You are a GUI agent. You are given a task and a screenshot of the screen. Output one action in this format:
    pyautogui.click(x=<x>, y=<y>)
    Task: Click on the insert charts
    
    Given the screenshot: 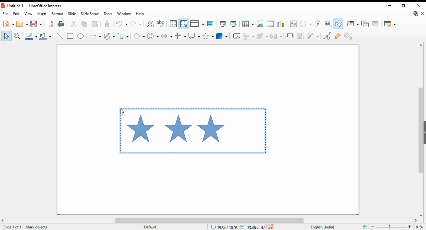 What is the action you would take?
    pyautogui.click(x=281, y=24)
    